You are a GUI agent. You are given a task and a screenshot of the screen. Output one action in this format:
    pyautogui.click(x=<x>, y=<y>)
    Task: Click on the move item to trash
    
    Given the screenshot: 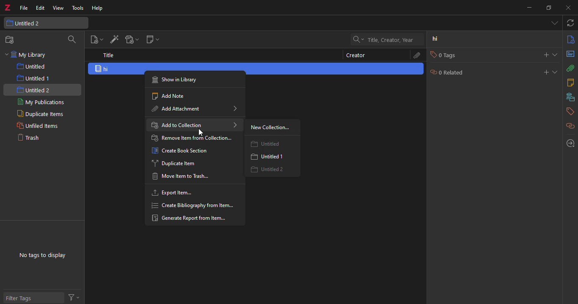 What is the action you would take?
    pyautogui.click(x=179, y=177)
    